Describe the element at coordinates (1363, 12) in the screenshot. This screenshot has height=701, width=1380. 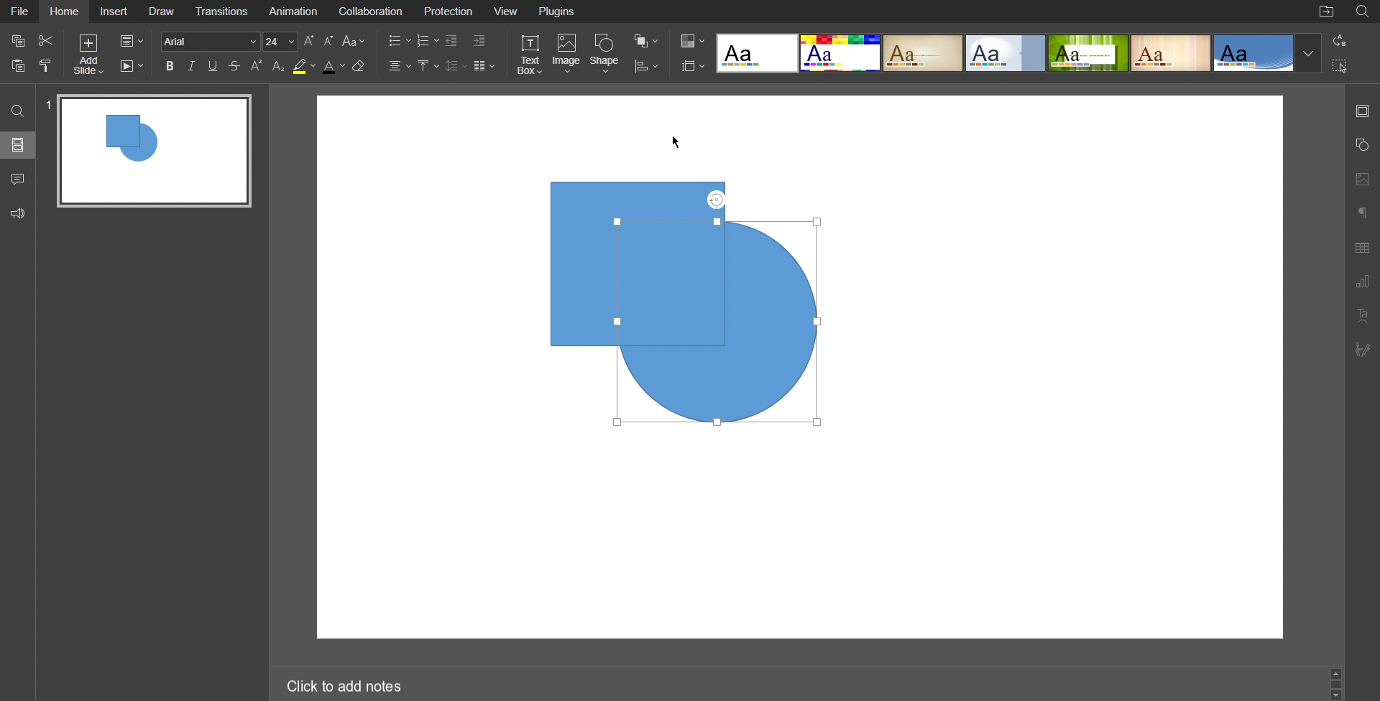
I see `Search` at that location.